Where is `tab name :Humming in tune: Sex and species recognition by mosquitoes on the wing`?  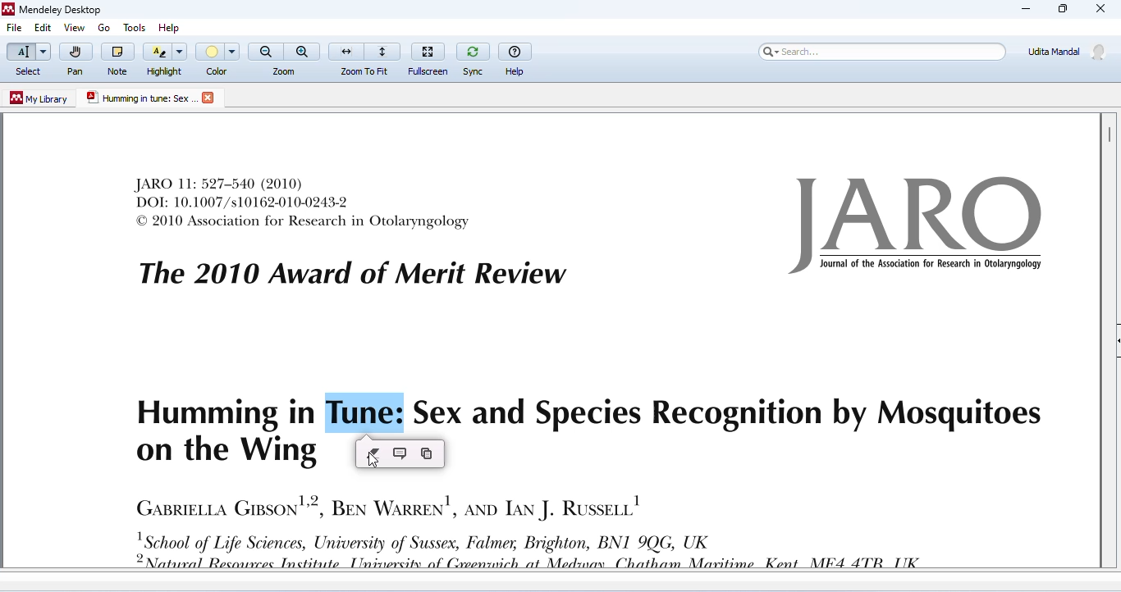 tab name :Humming in tune: Sex and species recognition by mosquitoes on the wing is located at coordinates (140, 98).